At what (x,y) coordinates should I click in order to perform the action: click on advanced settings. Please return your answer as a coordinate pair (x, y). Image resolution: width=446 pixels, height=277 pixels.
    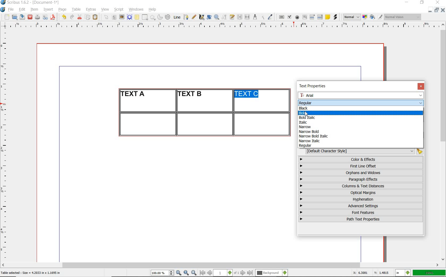
    Looking at the image, I should click on (360, 206).